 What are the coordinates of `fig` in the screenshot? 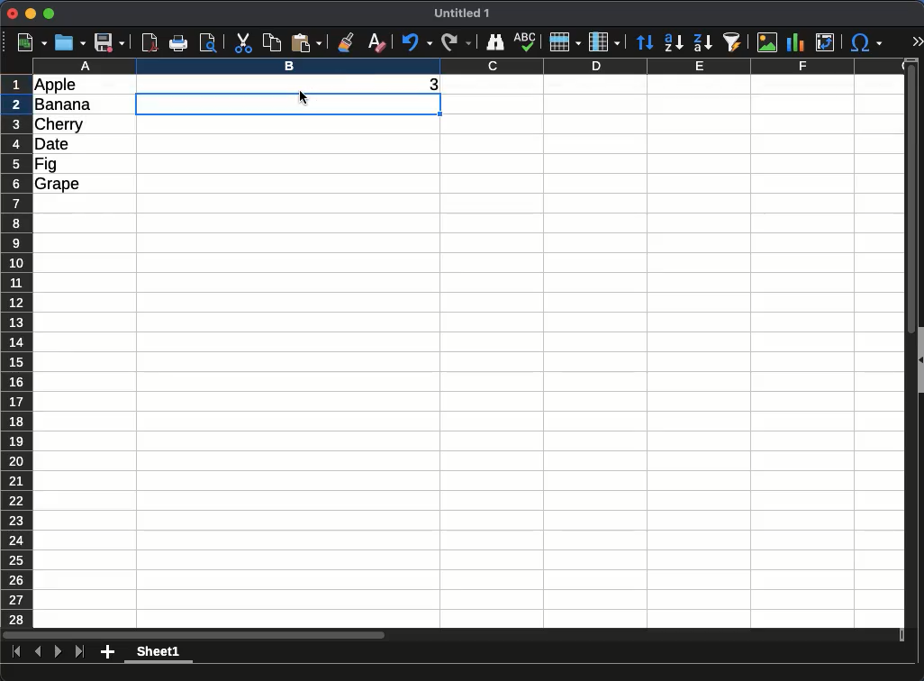 It's located at (46, 165).